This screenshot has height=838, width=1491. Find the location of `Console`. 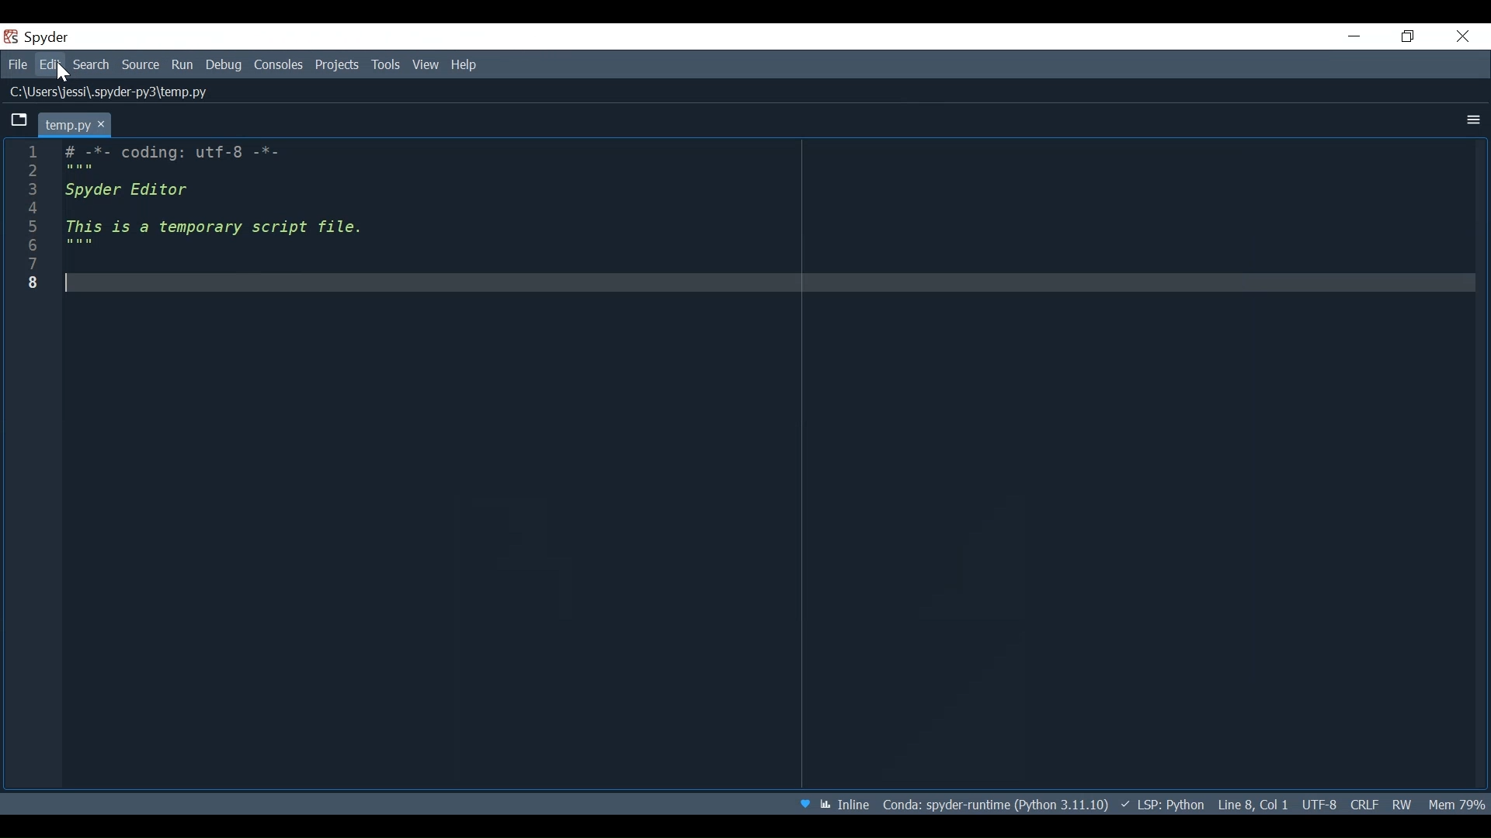

Console is located at coordinates (278, 67).